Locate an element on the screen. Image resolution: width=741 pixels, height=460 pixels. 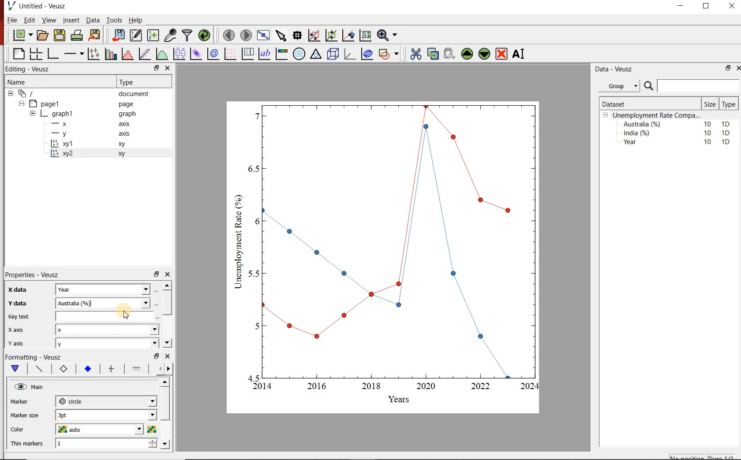
plot 2d datasets as image is located at coordinates (196, 54).